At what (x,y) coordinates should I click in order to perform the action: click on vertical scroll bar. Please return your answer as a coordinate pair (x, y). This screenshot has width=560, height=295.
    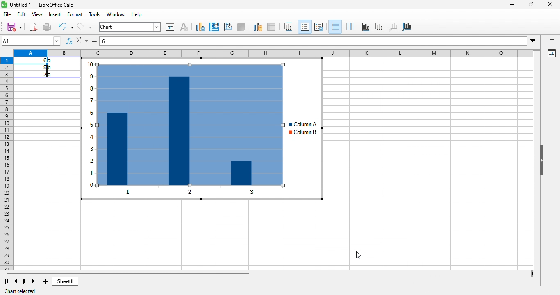
    Looking at the image, I should click on (538, 109).